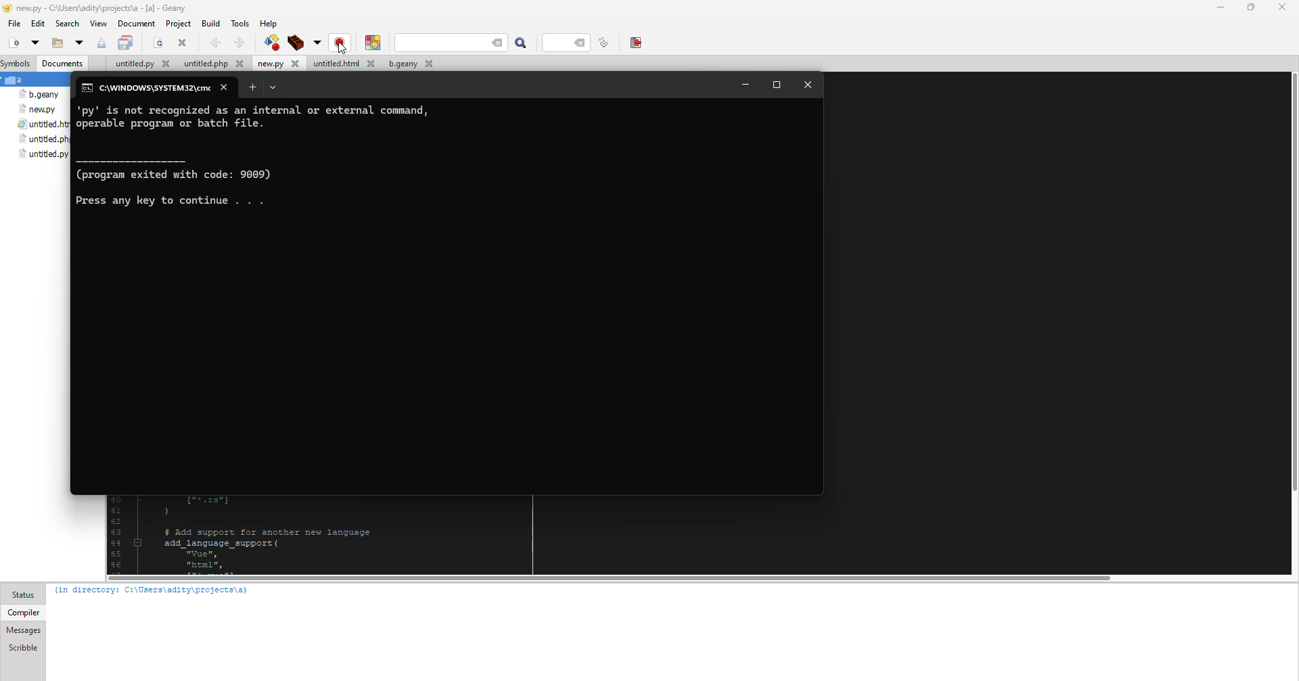  Describe the element at coordinates (341, 43) in the screenshot. I see `compile` at that location.